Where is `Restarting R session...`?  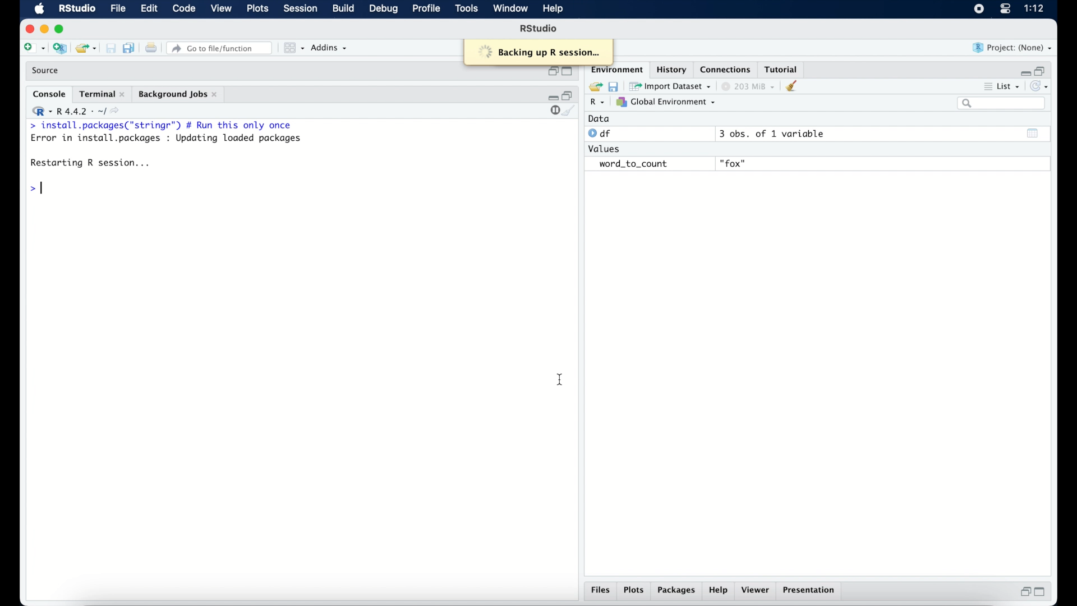
Restarting R session... is located at coordinates (93, 164).